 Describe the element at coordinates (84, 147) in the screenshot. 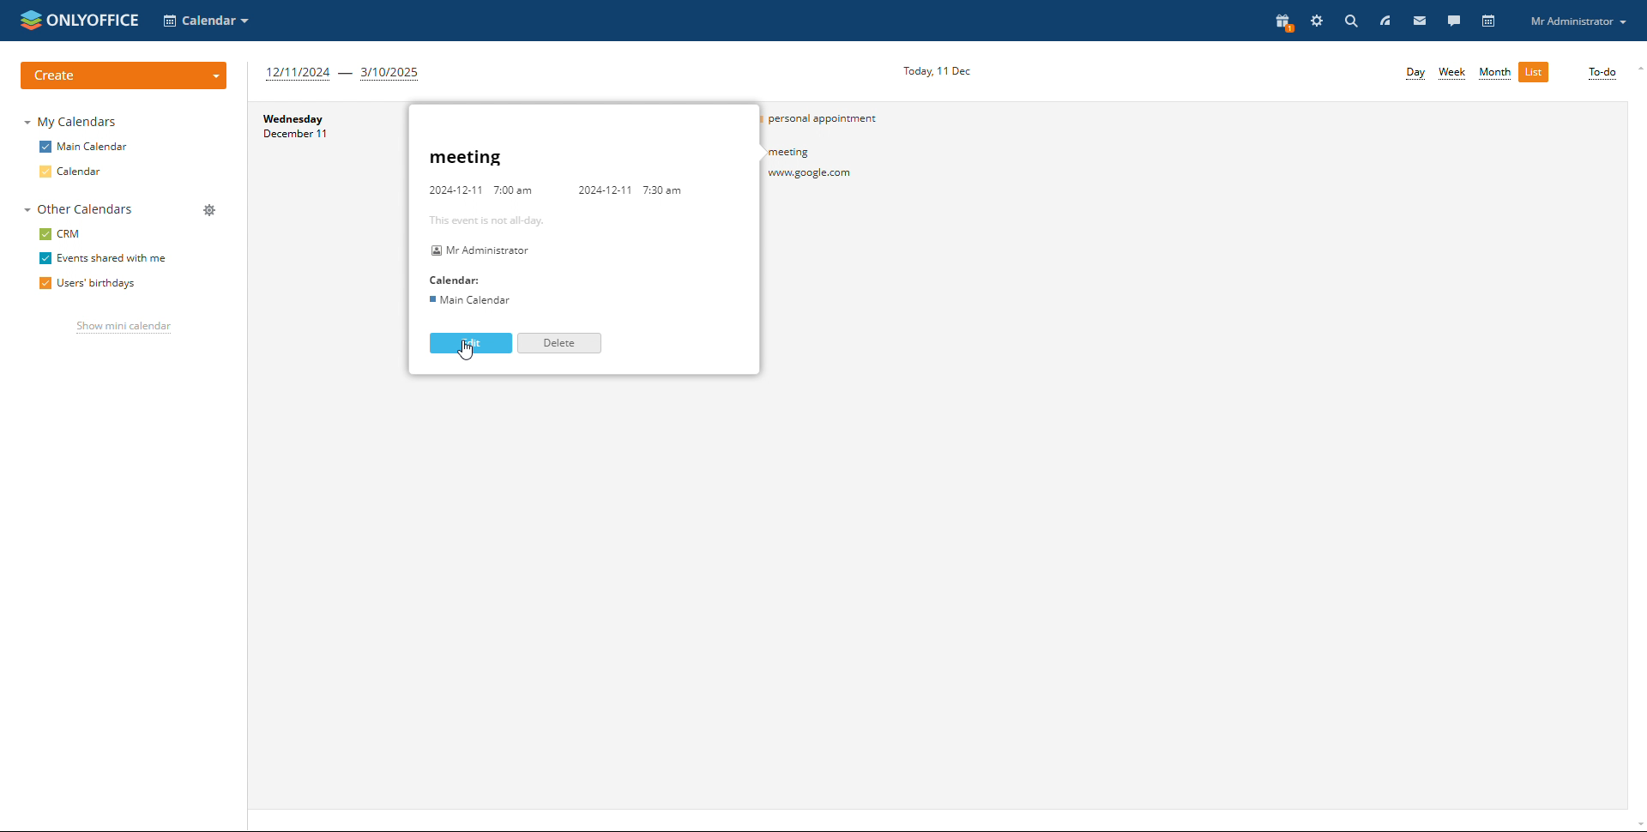

I see `main calendar` at that location.